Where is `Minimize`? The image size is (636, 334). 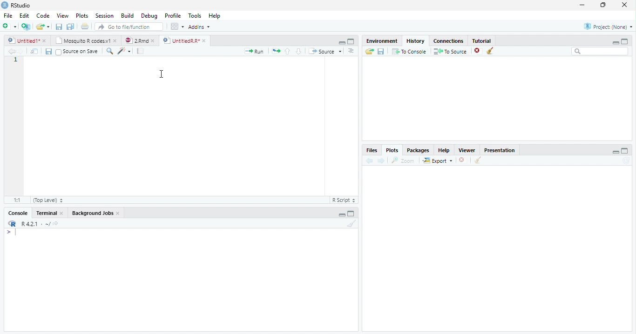 Minimize is located at coordinates (340, 214).